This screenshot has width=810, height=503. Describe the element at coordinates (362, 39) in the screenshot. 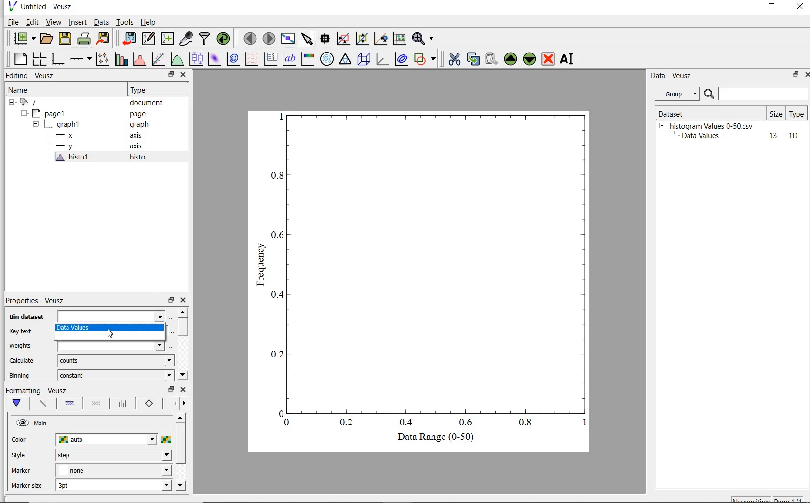

I see `click or draw a rectangle to zoom on graph axes` at that location.